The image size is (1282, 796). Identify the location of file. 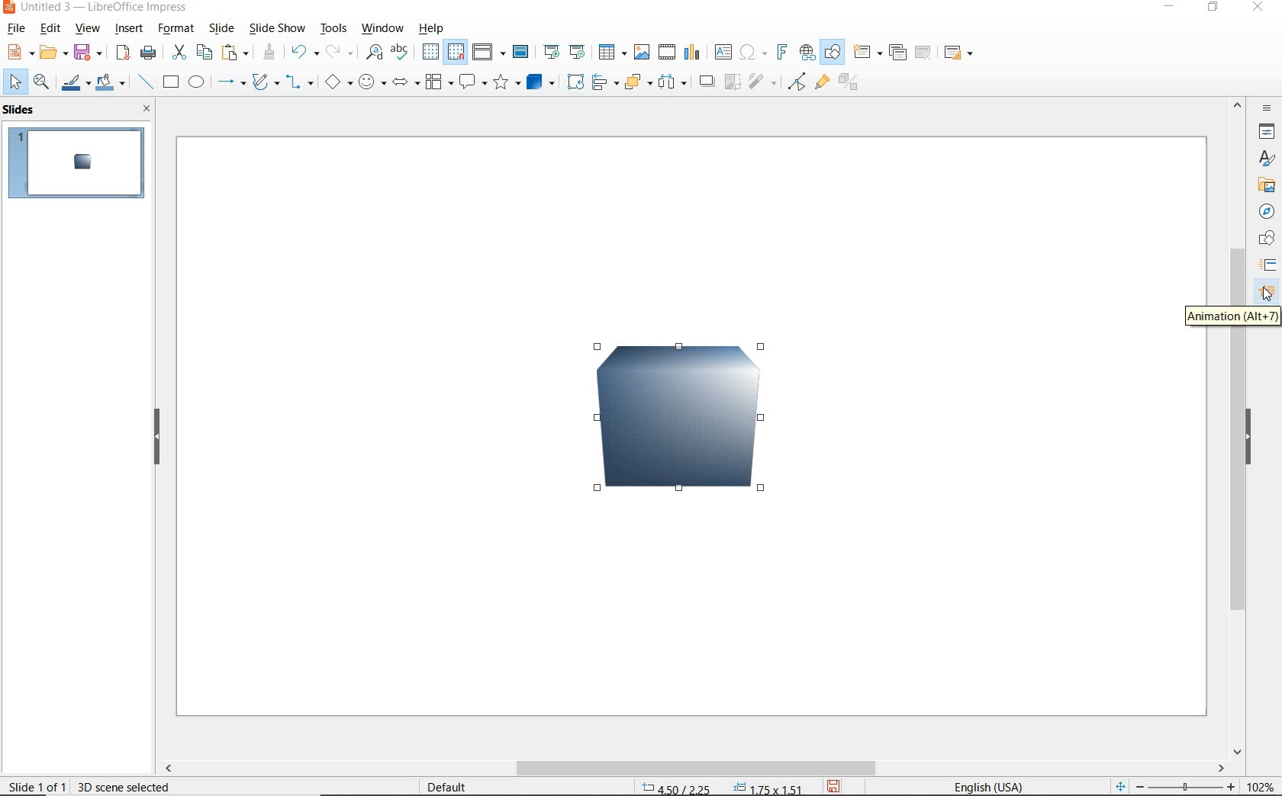
(17, 28).